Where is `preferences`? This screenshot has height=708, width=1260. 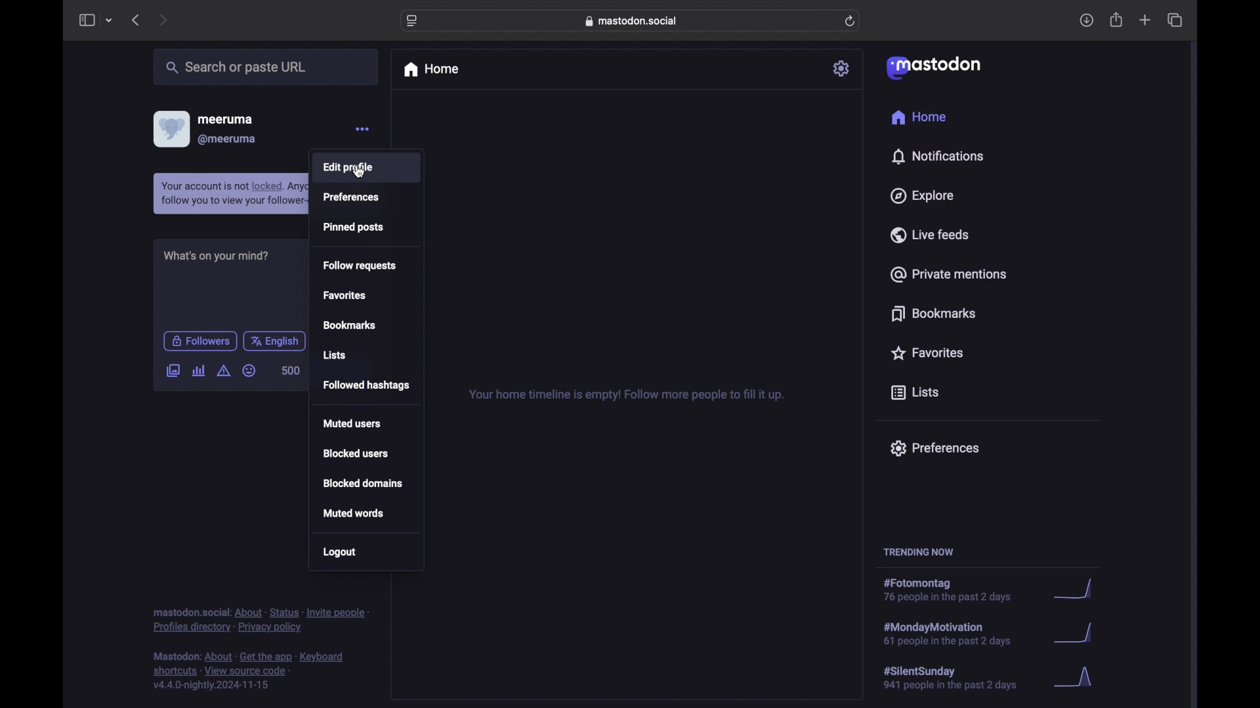 preferences is located at coordinates (350, 197).